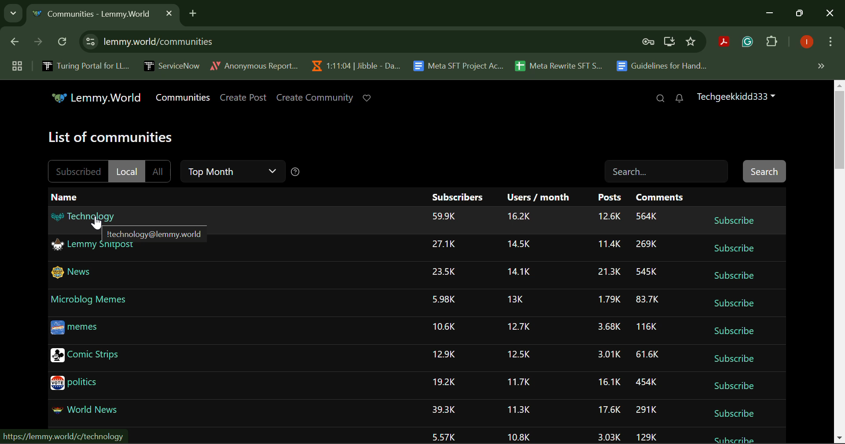 The image size is (845, 444). Describe the element at coordinates (37, 44) in the screenshot. I see `Next Page ` at that location.